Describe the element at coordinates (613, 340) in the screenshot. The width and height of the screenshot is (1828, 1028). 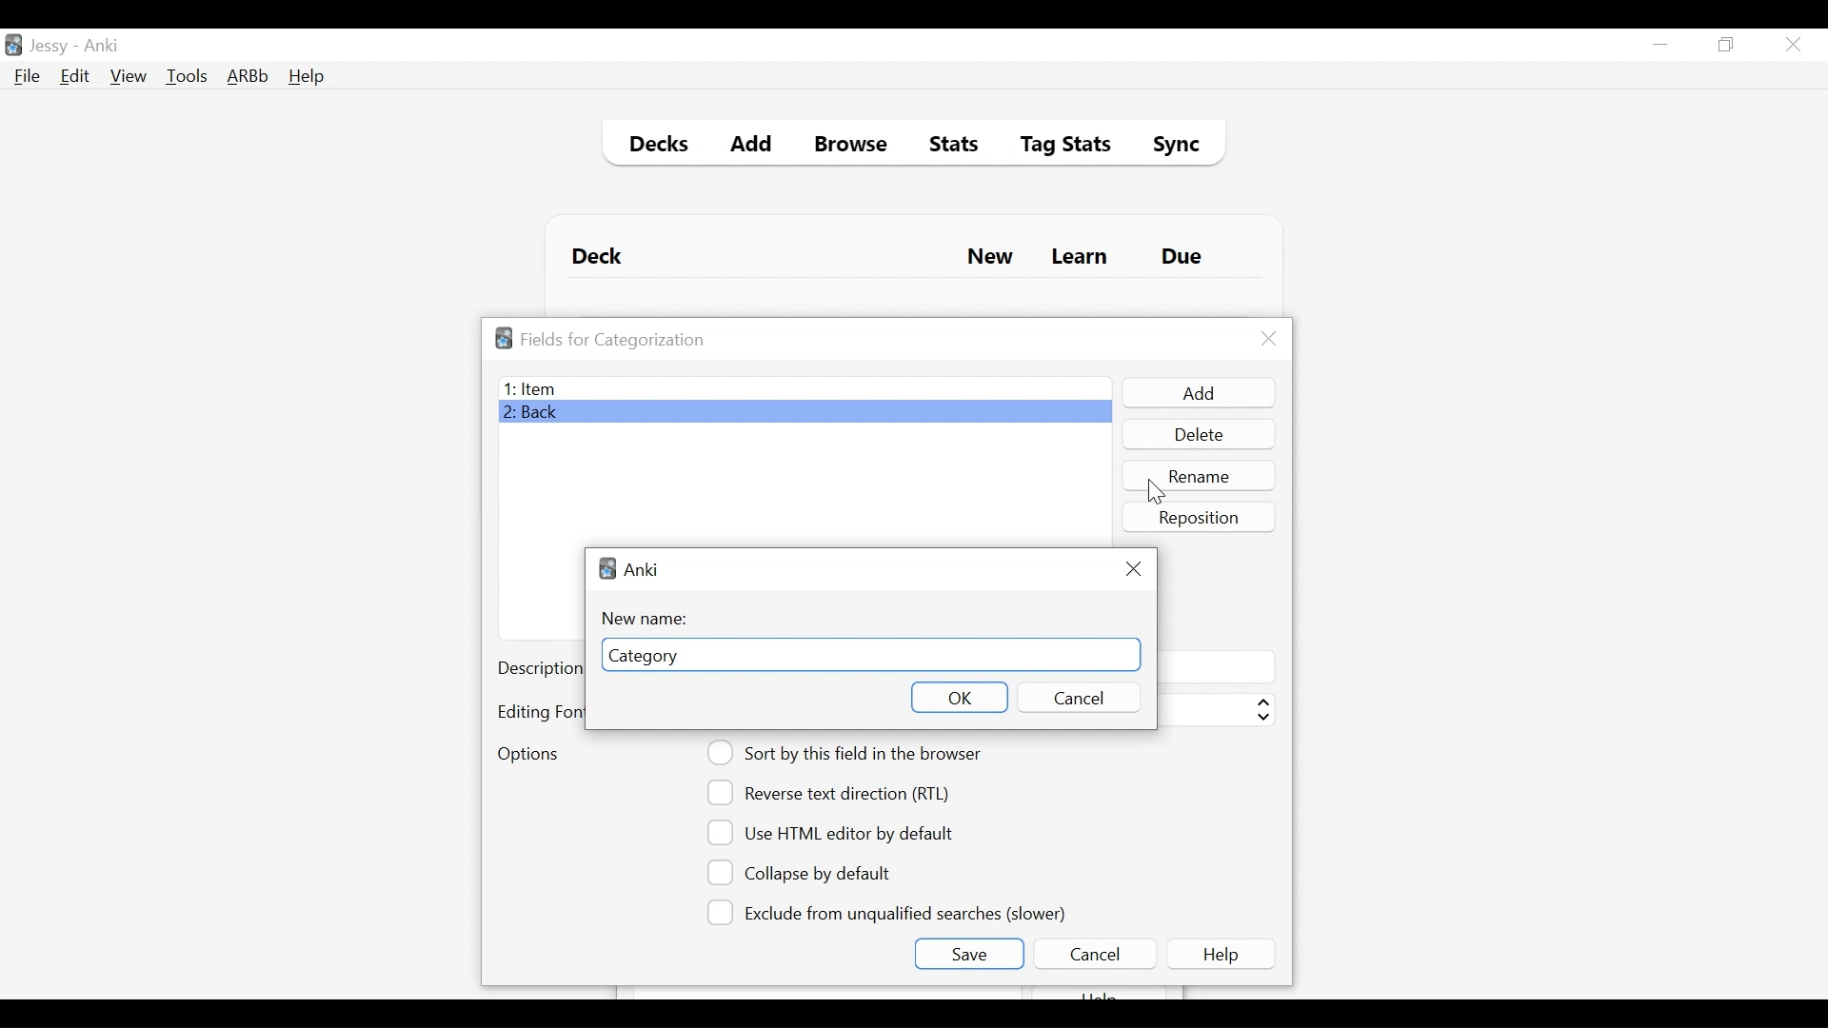
I see `Field for Categorization` at that location.